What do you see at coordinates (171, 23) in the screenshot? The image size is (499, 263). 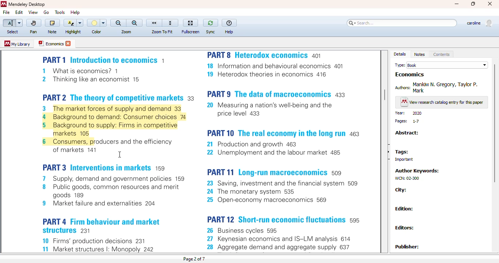 I see `fit to page` at bounding box center [171, 23].